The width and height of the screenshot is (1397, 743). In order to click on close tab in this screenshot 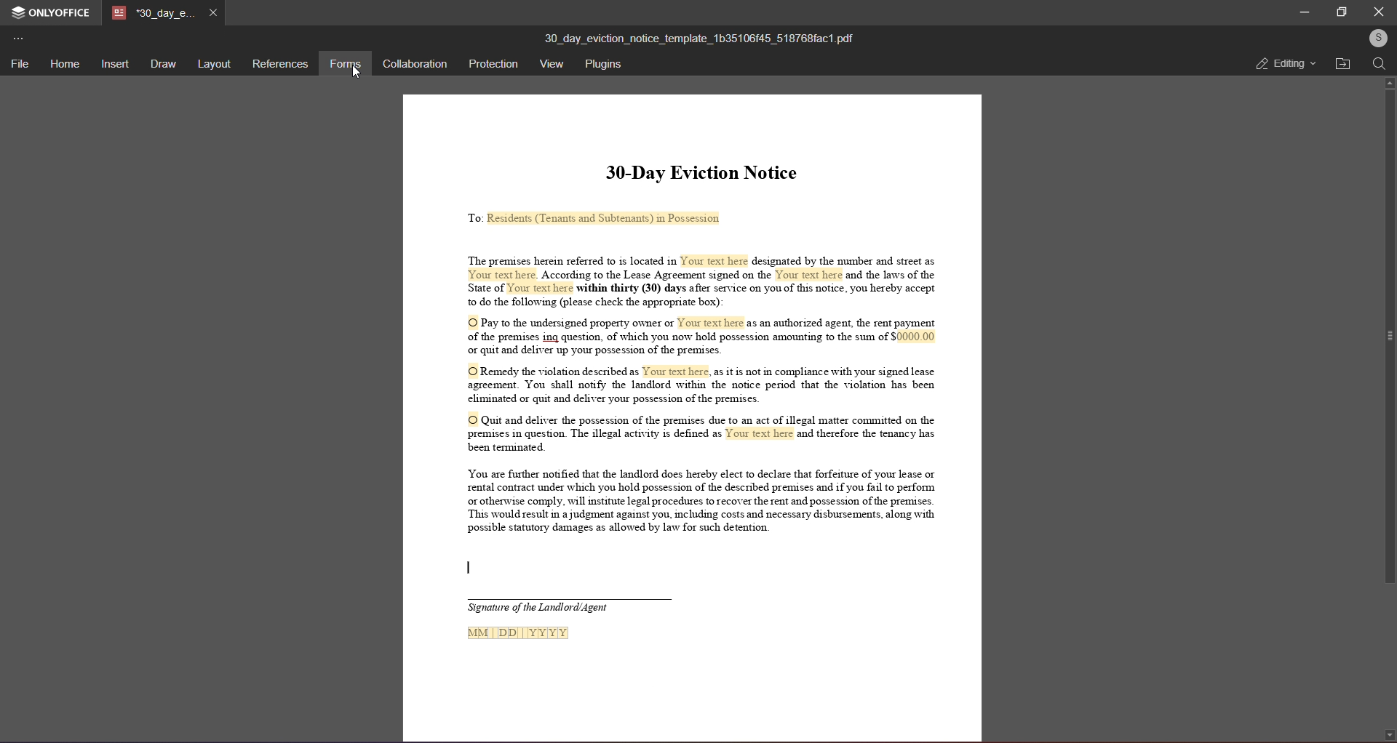, I will do `click(215, 12)`.